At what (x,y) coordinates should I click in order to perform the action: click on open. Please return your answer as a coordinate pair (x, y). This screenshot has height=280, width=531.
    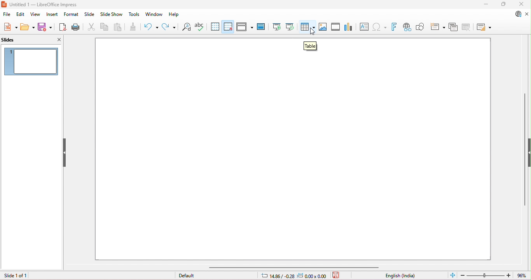
    Looking at the image, I should click on (28, 27).